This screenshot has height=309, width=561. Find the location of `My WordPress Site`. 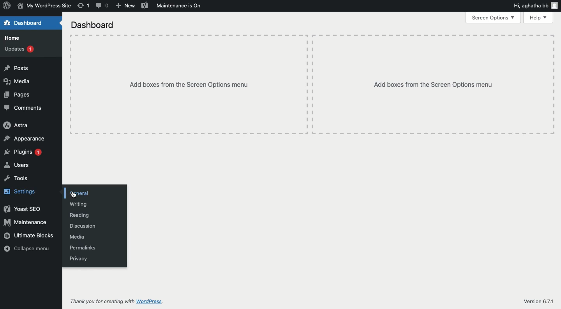

My WordPress Site is located at coordinates (43, 5).